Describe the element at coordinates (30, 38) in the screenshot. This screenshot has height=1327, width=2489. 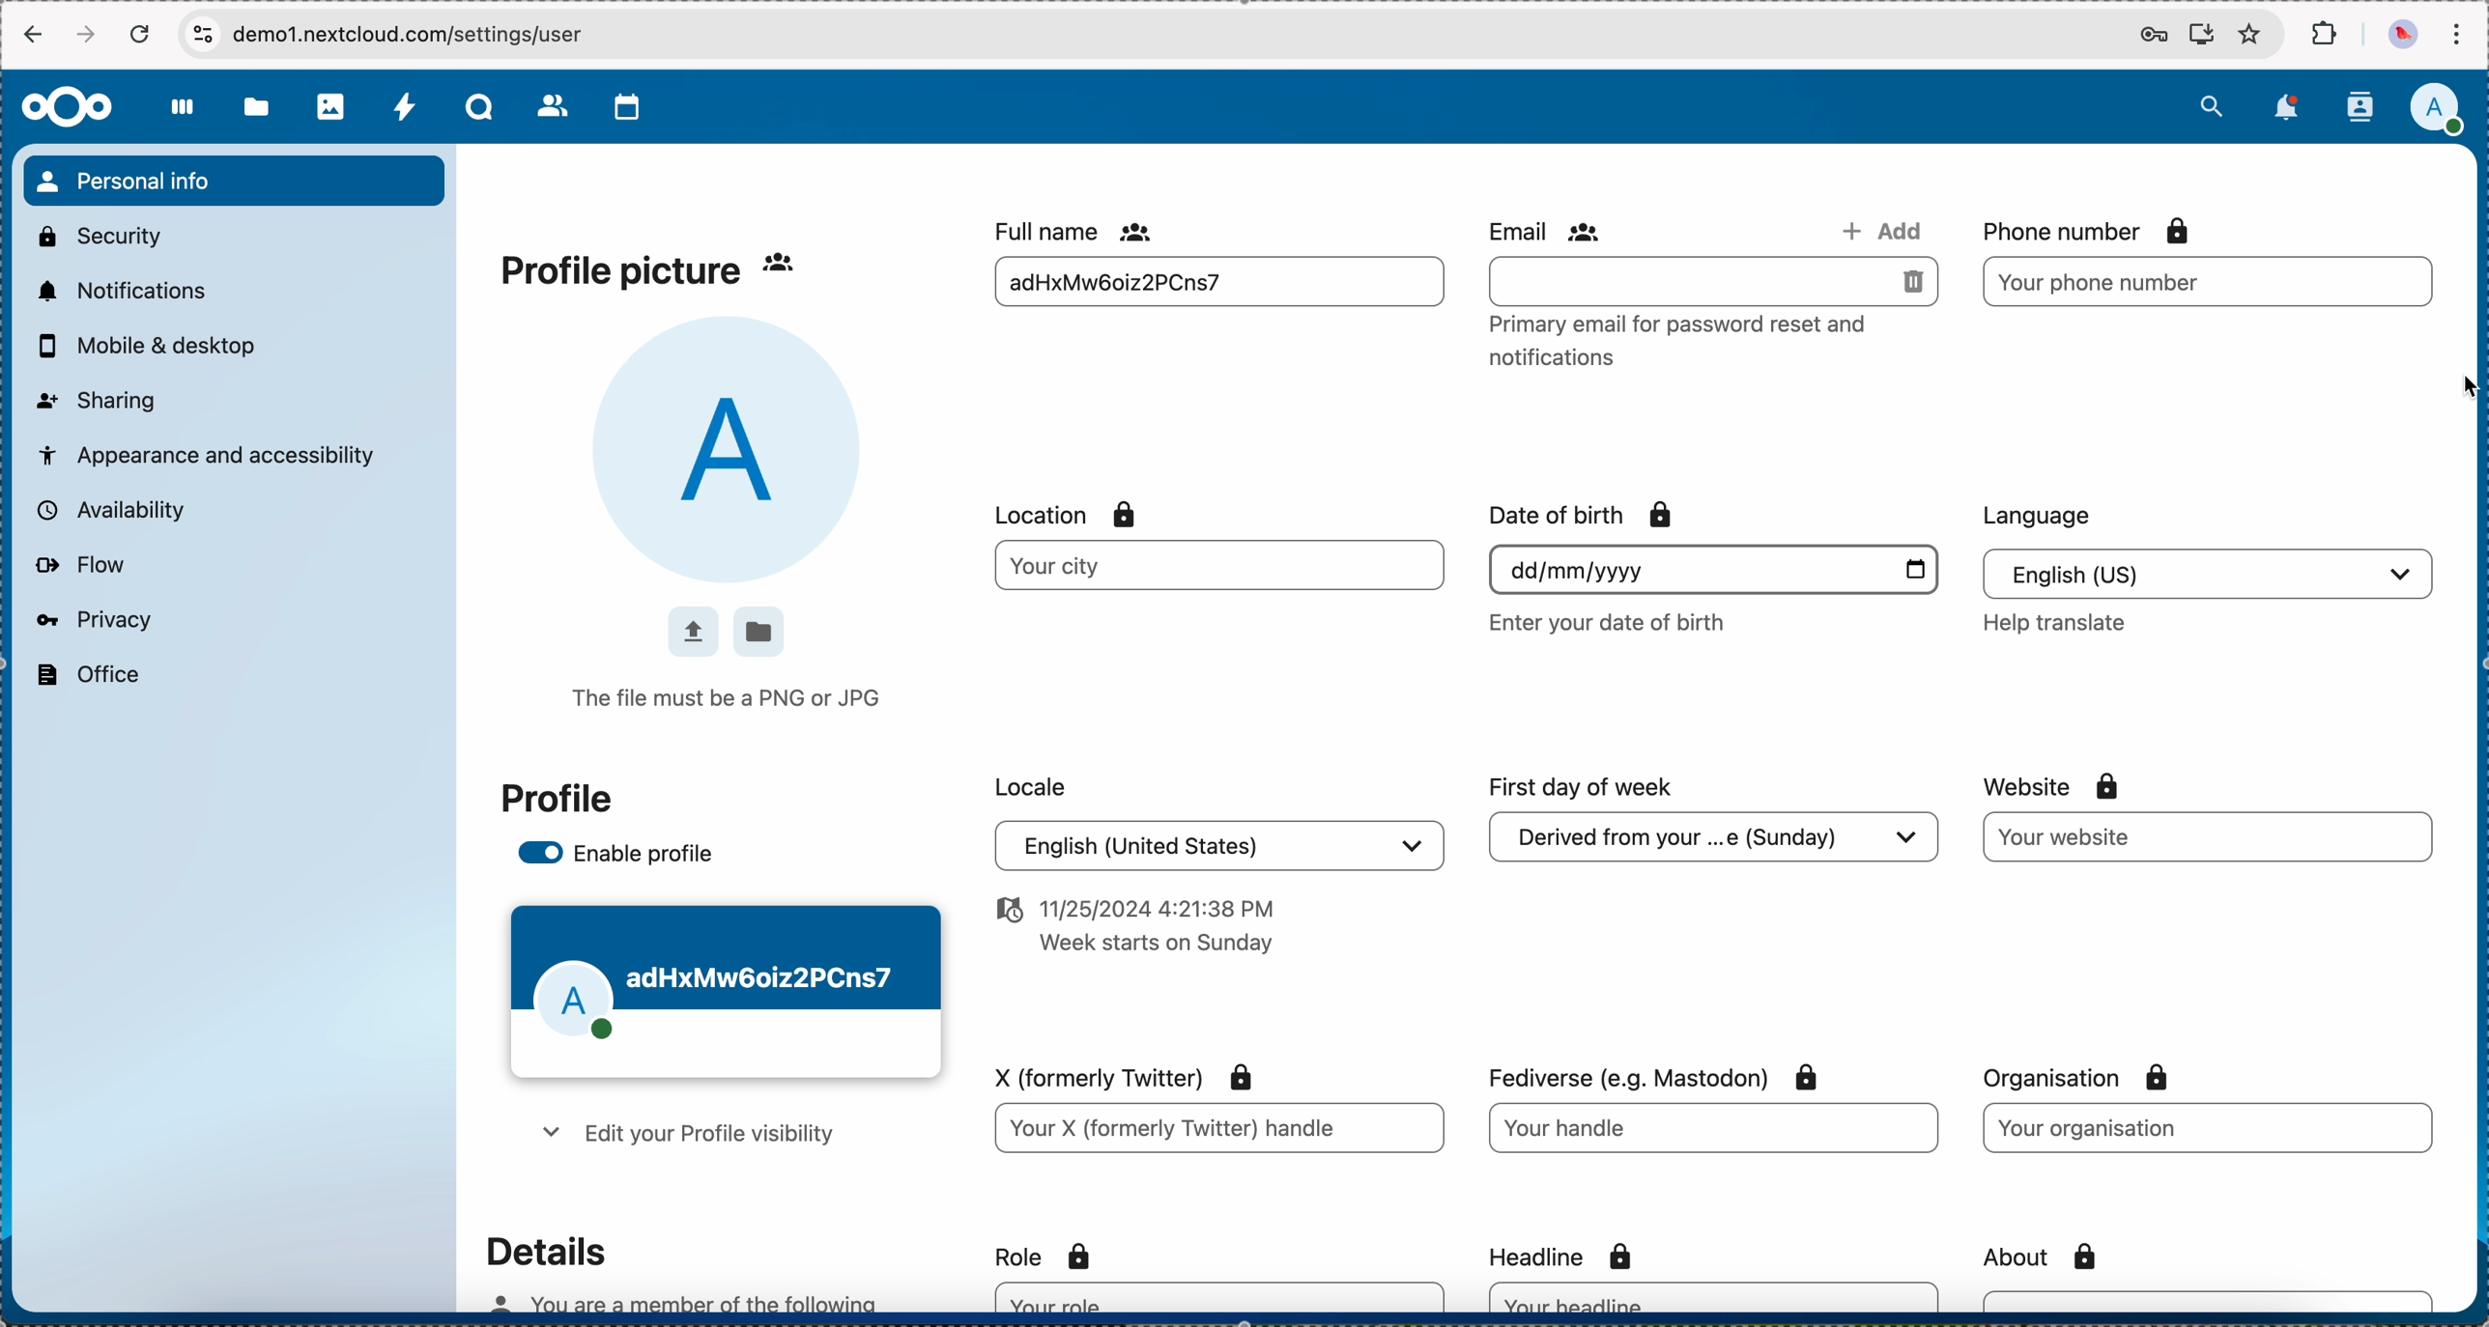
I see `navigate back` at that location.